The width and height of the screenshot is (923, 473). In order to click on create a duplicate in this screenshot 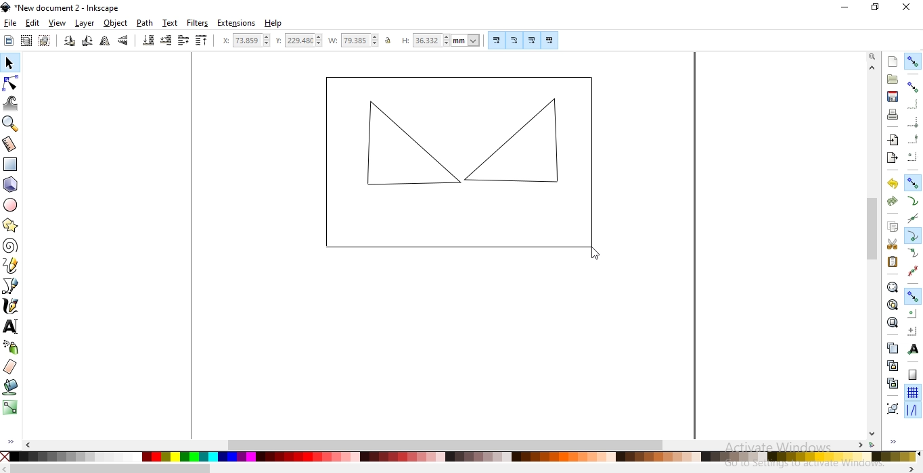, I will do `click(892, 348)`.